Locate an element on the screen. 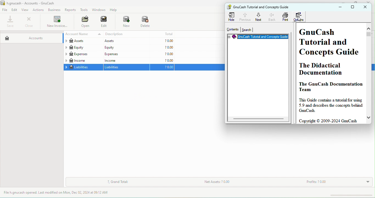 The height and width of the screenshot is (198, 375). next is located at coordinates (259, 17).